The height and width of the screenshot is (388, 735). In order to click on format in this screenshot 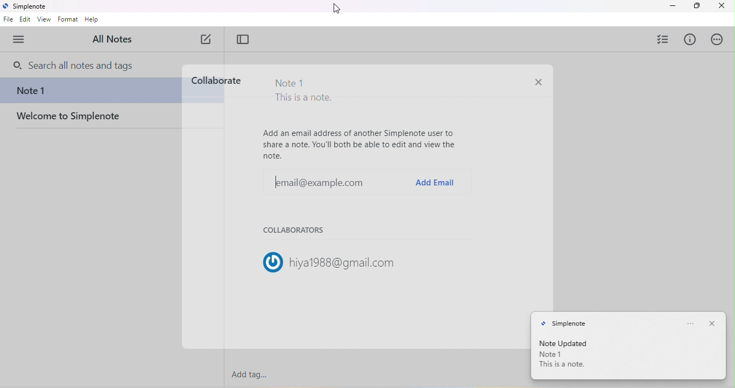, I will do `click(68, 19)`.